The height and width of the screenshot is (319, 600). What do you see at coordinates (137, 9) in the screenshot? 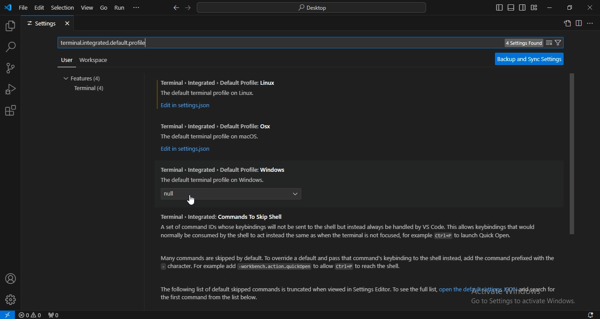
I see `...` at bounding box center [137, 9].